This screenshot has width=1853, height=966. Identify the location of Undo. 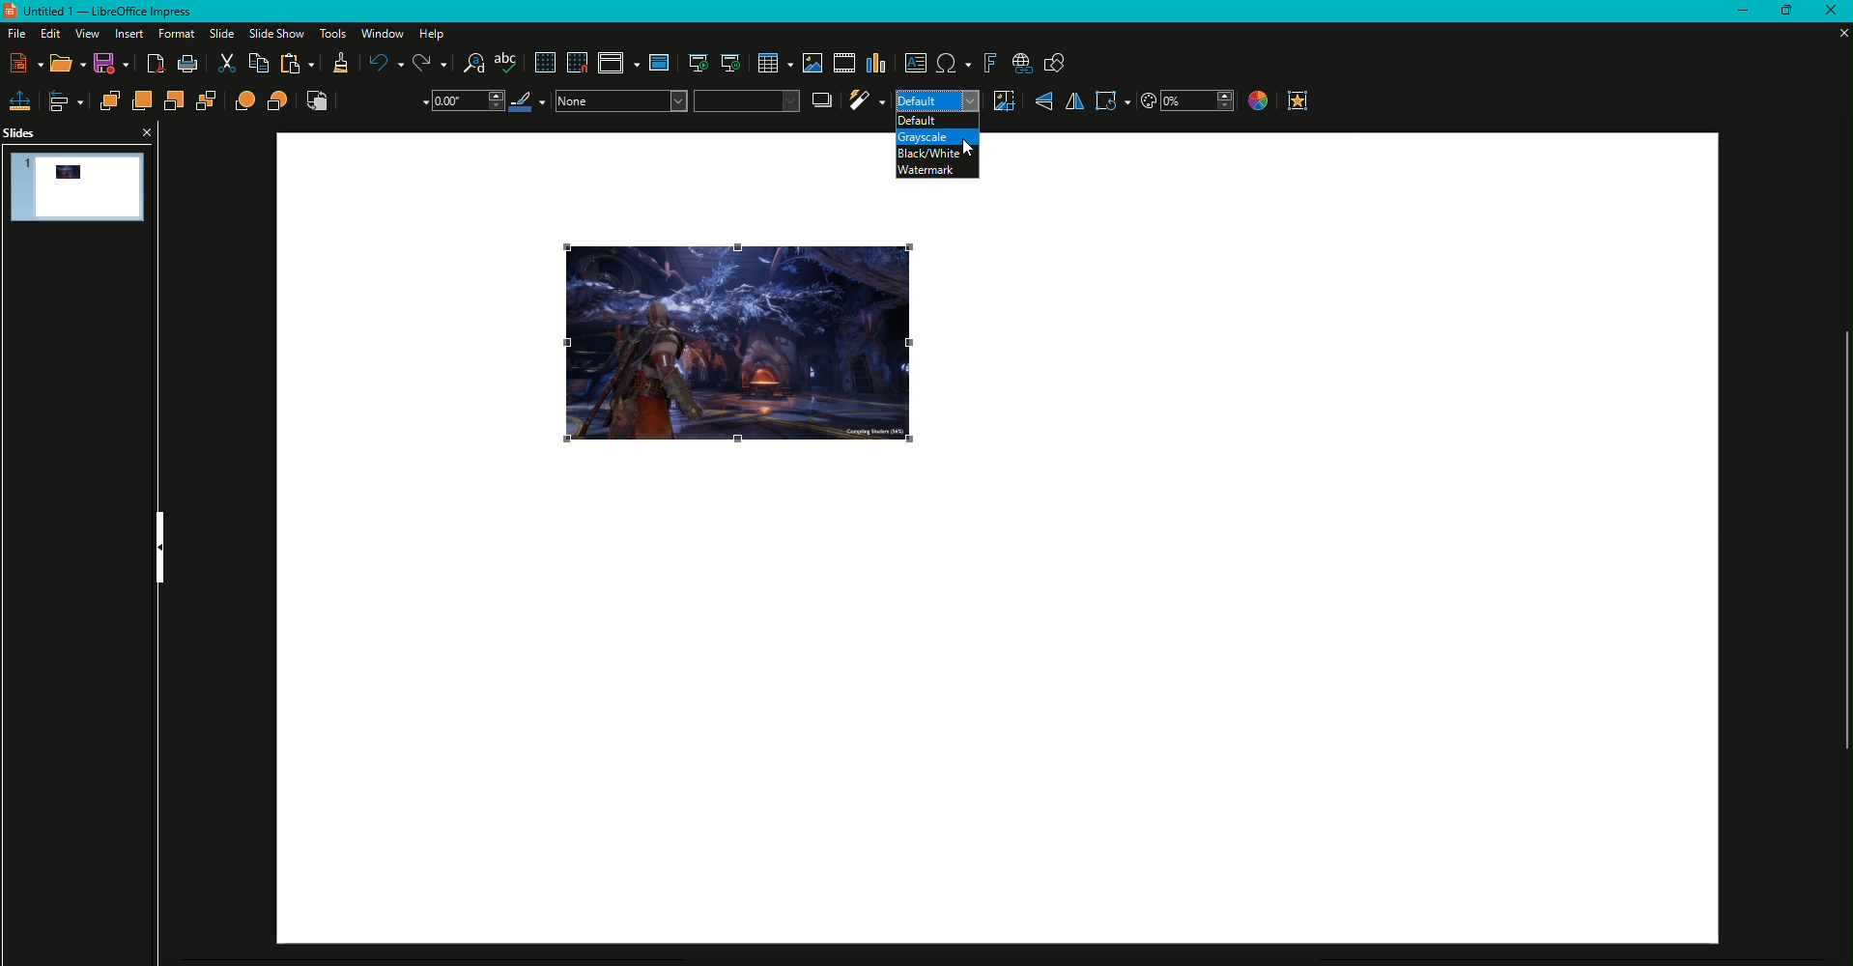
(384, 63).